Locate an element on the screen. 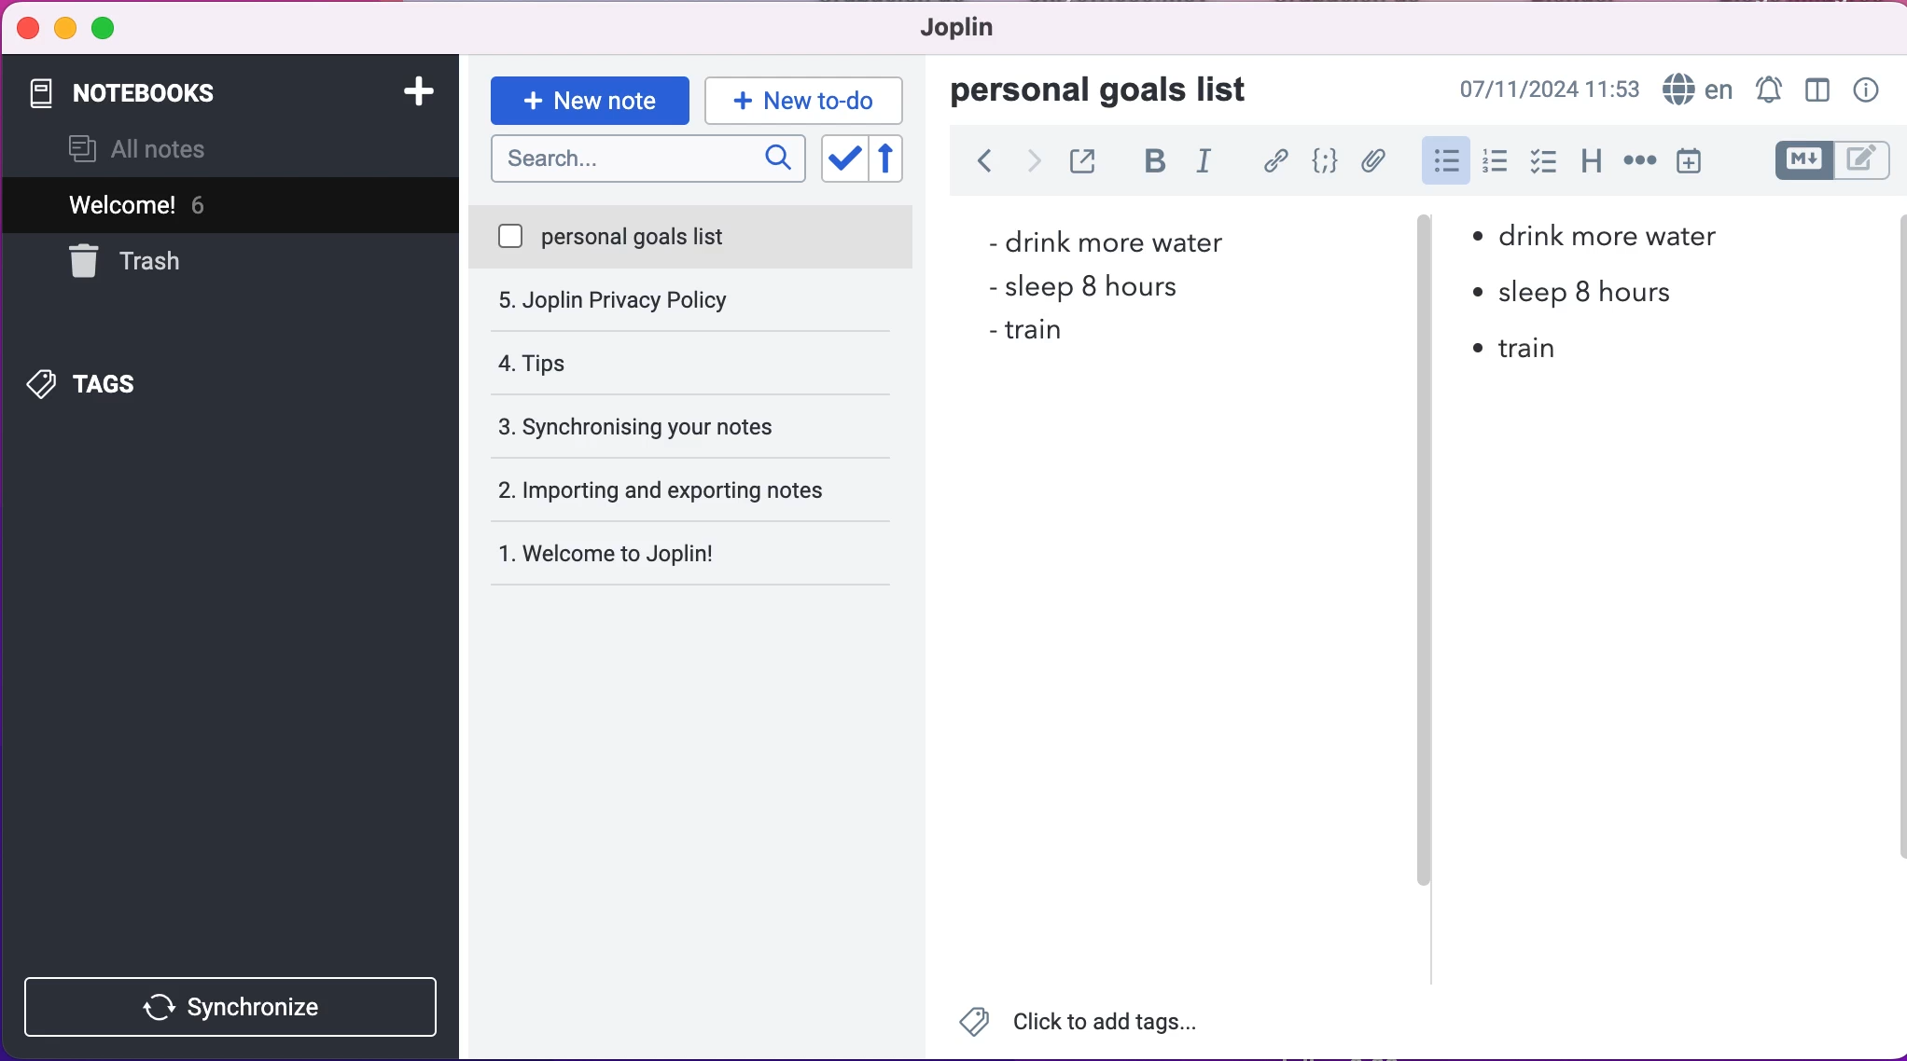  toggle editor layour is located at coordinates (1816, 87).